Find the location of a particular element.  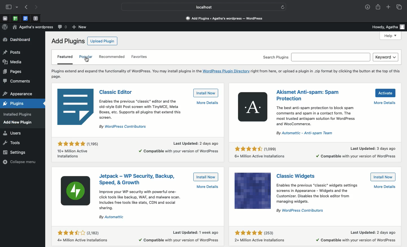

Featured is located at coordinates (66, 57).